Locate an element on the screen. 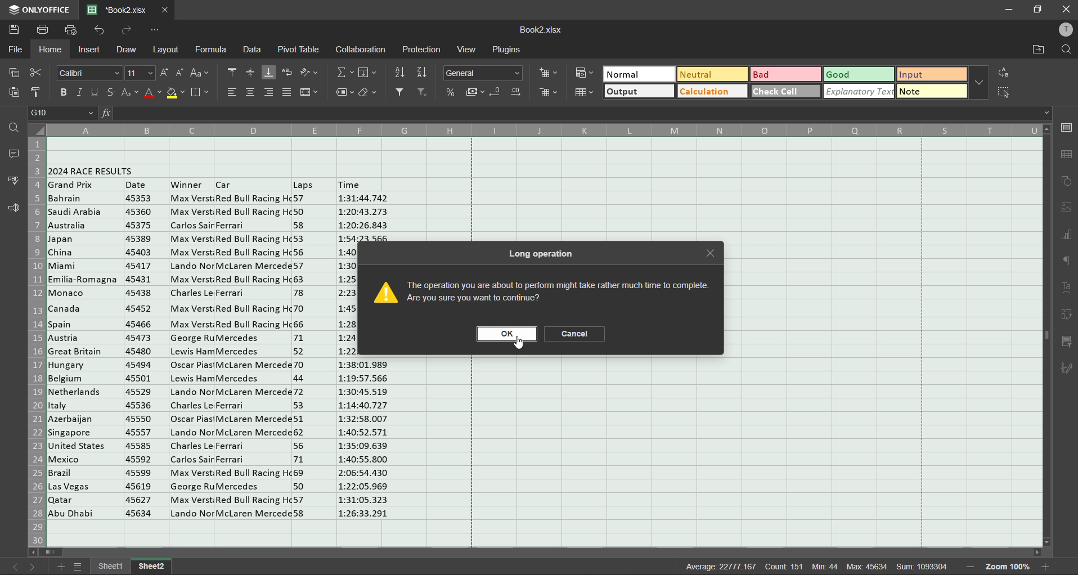 The height and width of the screenshot is (575, 1078). sort descending is located at coordinates (422, 73).